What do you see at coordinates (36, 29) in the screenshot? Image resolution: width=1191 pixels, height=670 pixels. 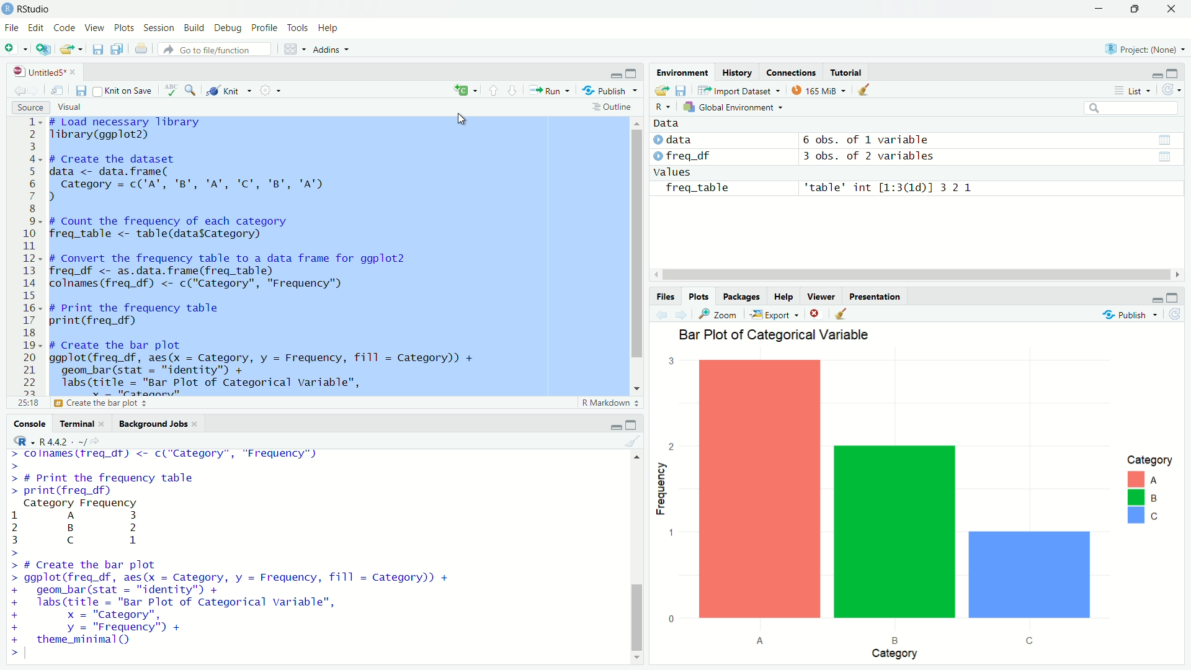 I see `edit` at bounding box center [36, 29].